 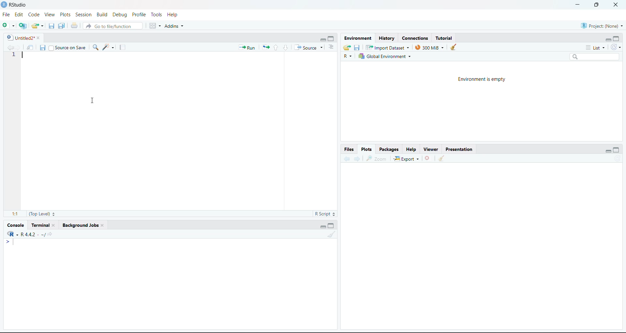 What do you see at coordinates (102, 15) in the screenshot?
I see `Build` at bounding box center [102, 15].